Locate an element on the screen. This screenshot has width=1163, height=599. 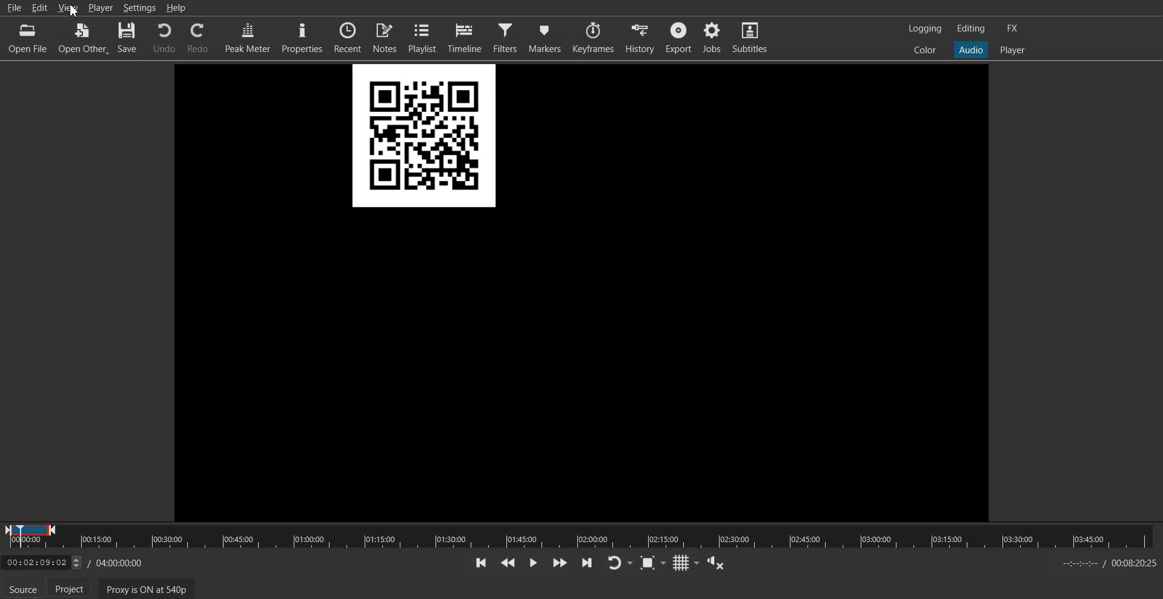
Open Other is located at coordinates (83, 38).